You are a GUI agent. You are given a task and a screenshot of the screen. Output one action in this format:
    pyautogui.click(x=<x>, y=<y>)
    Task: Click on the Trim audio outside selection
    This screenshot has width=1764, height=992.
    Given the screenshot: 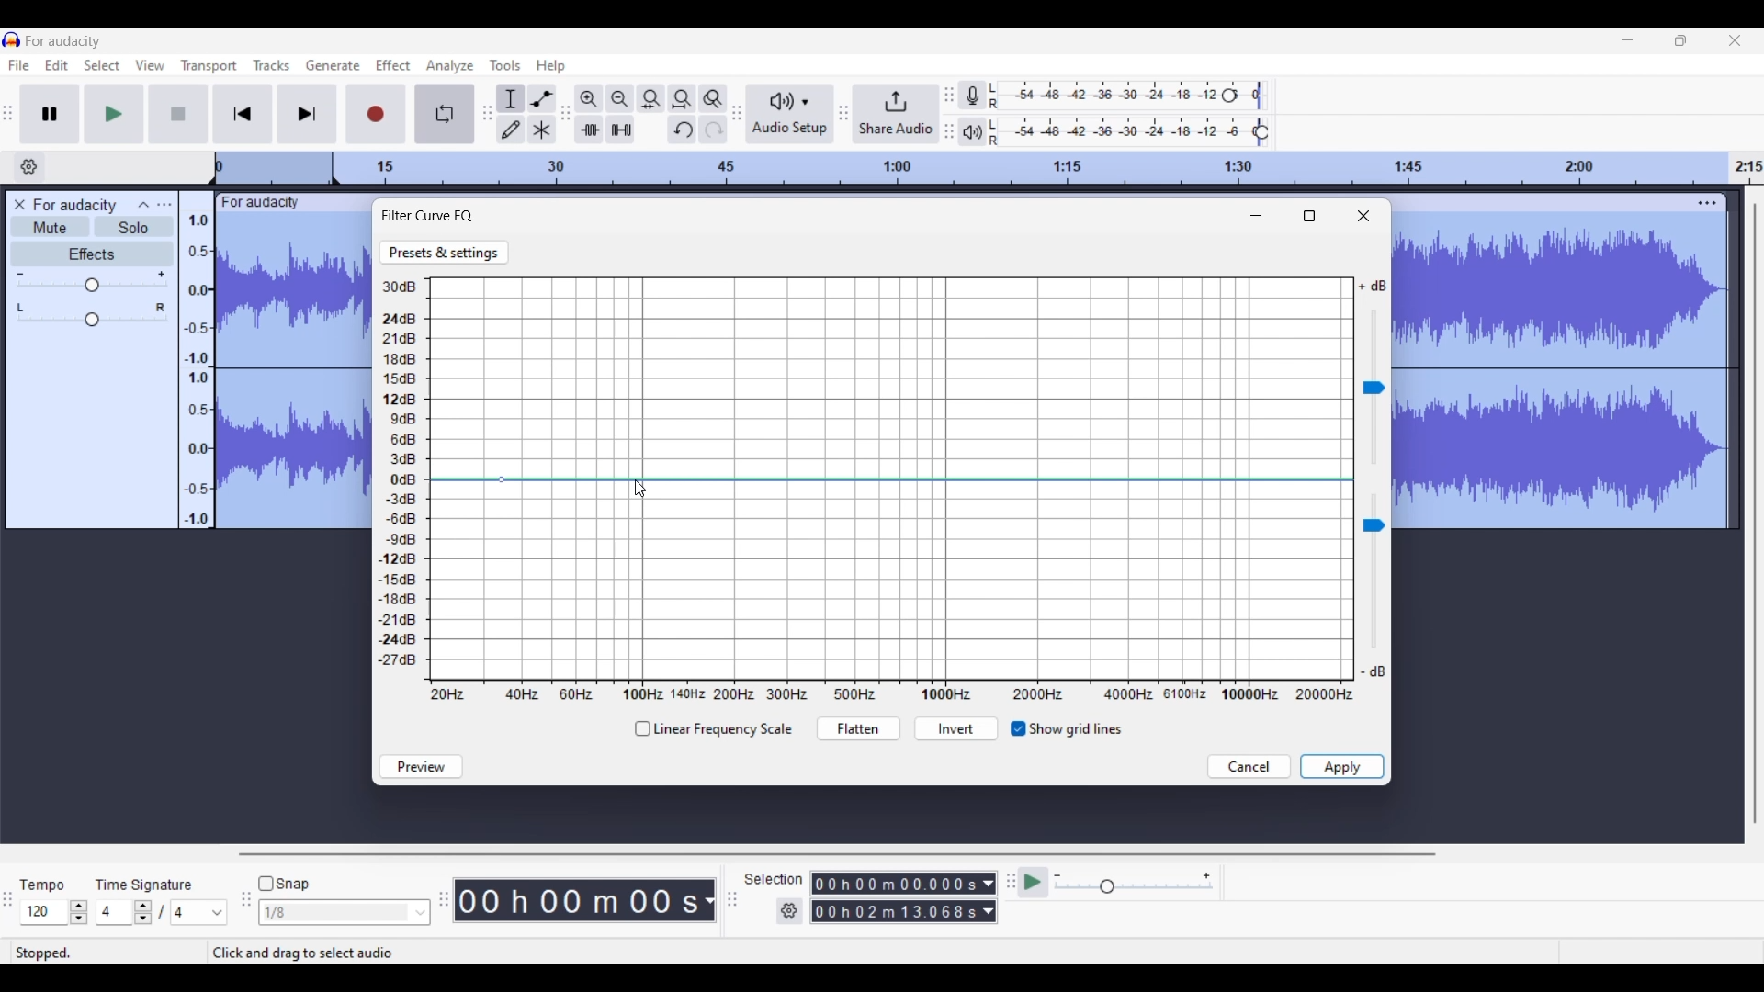 What is the action you would take?
    pyautogui.click(x=589, y=129)
    